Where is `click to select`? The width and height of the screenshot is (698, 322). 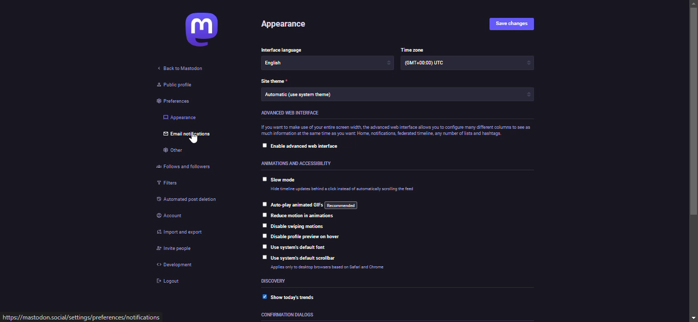
click to select is located at coordinates (262, 146).